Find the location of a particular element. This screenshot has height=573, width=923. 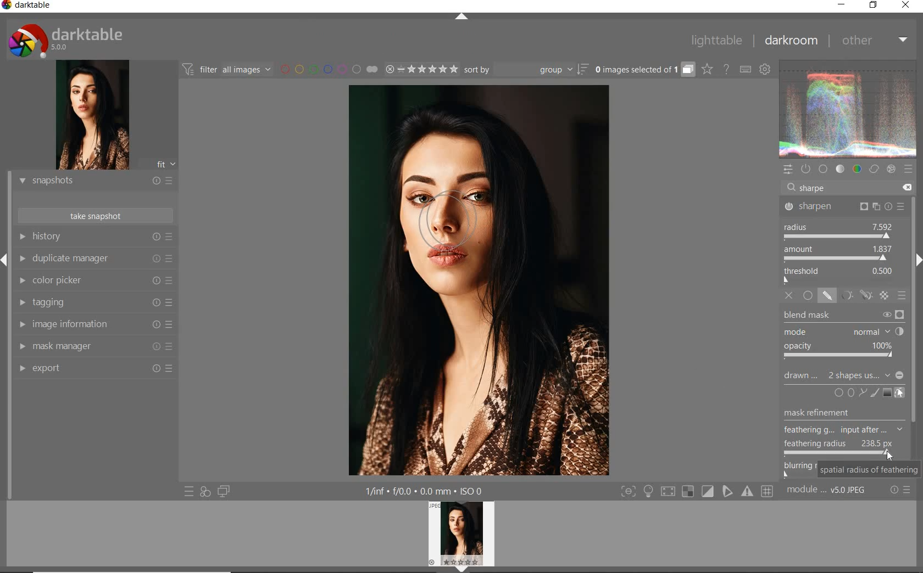

show global preferences is located at coordinates (765, 69).